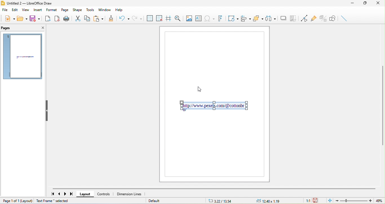 The height and width of the screenshot is (204, 385). I want to click on controls, so click(105, 194).